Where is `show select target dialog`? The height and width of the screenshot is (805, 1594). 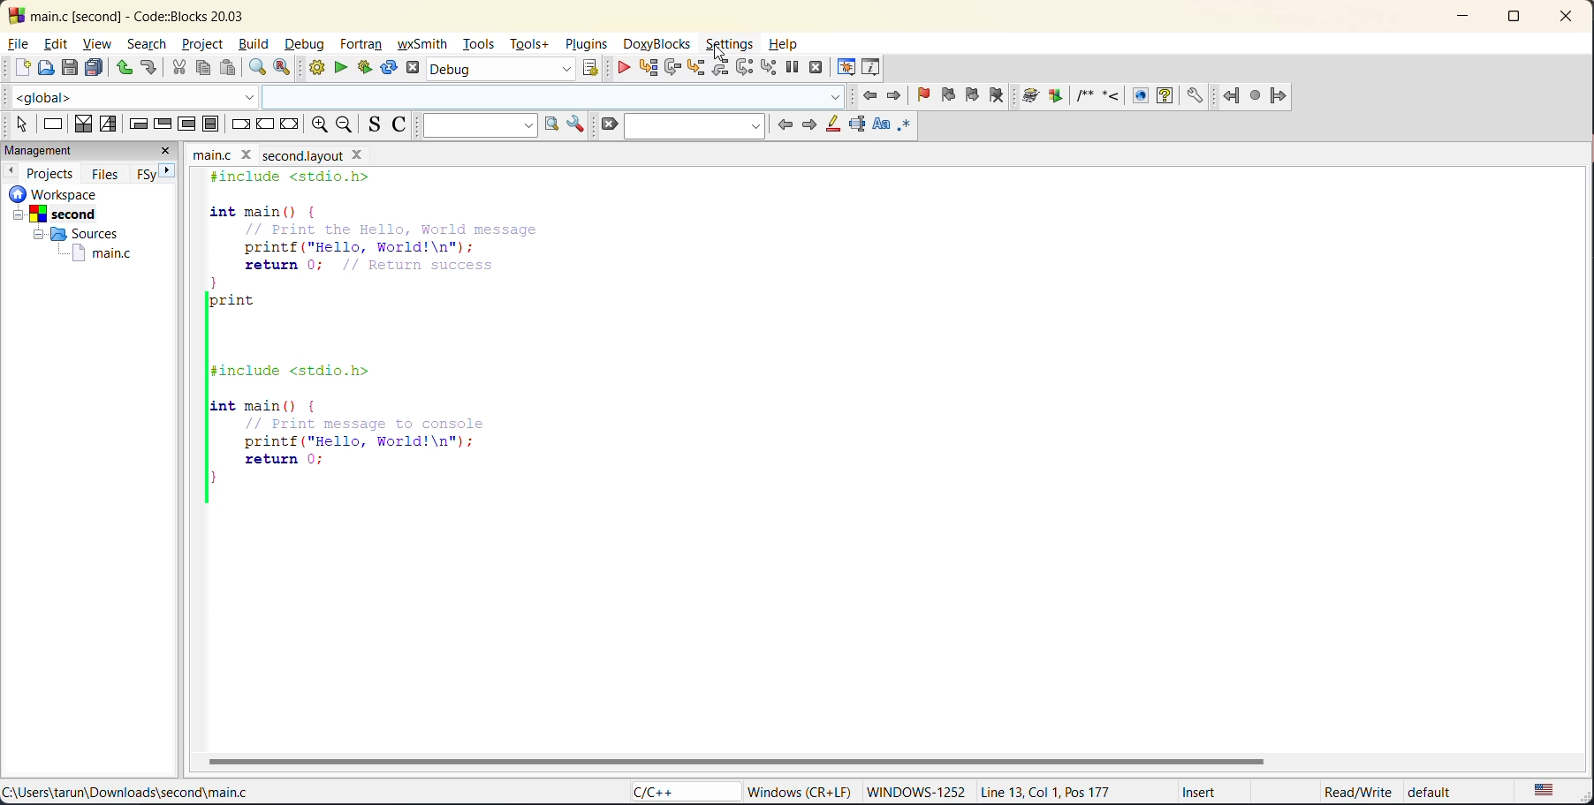 show select target dialog is located at coordinates (593, 71).